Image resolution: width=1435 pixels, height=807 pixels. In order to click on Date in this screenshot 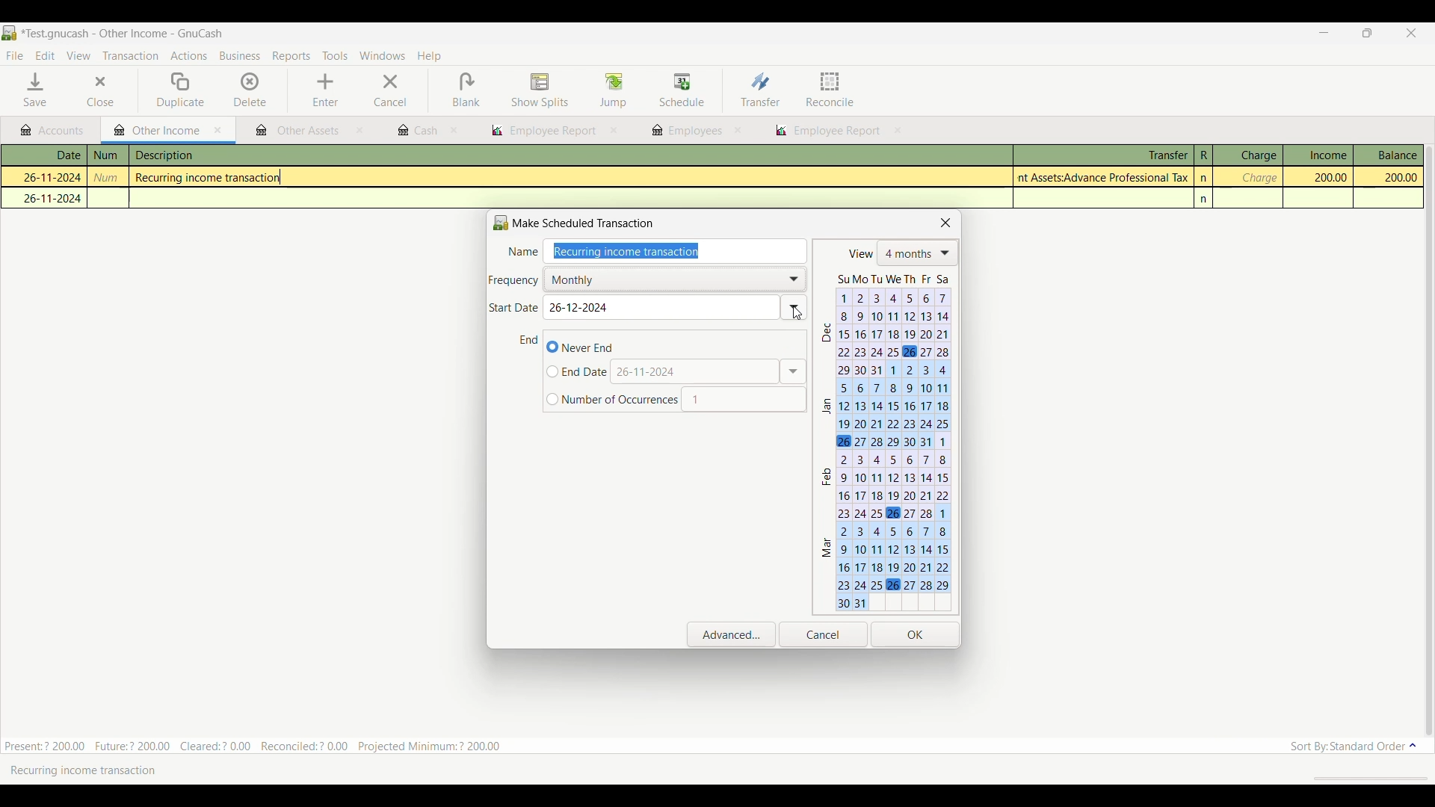, I will do `click(52, 155)`.